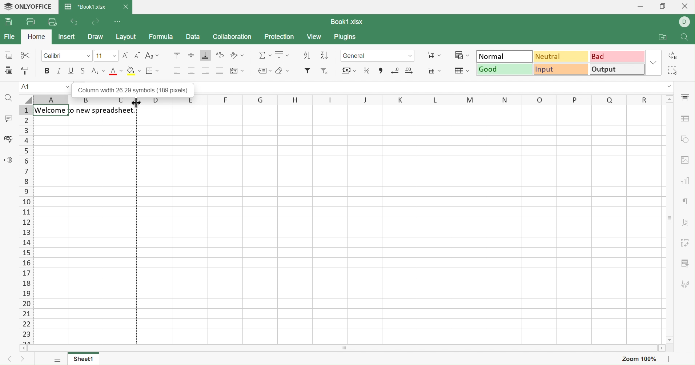  Describe the element at coordinates (9, 23) in the screenshot. I see `Save` at that location.